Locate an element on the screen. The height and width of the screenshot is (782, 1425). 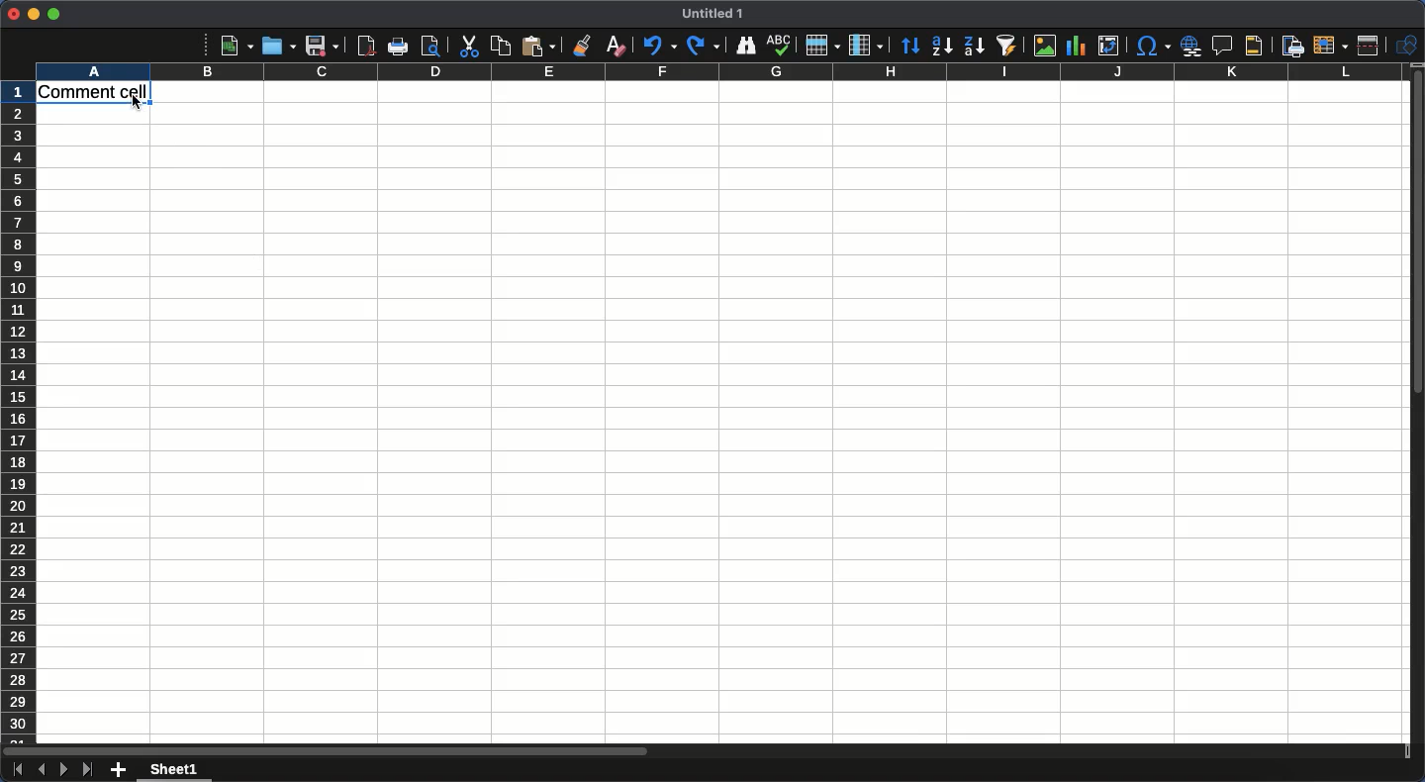
Title is located at coordinates (714, 14).